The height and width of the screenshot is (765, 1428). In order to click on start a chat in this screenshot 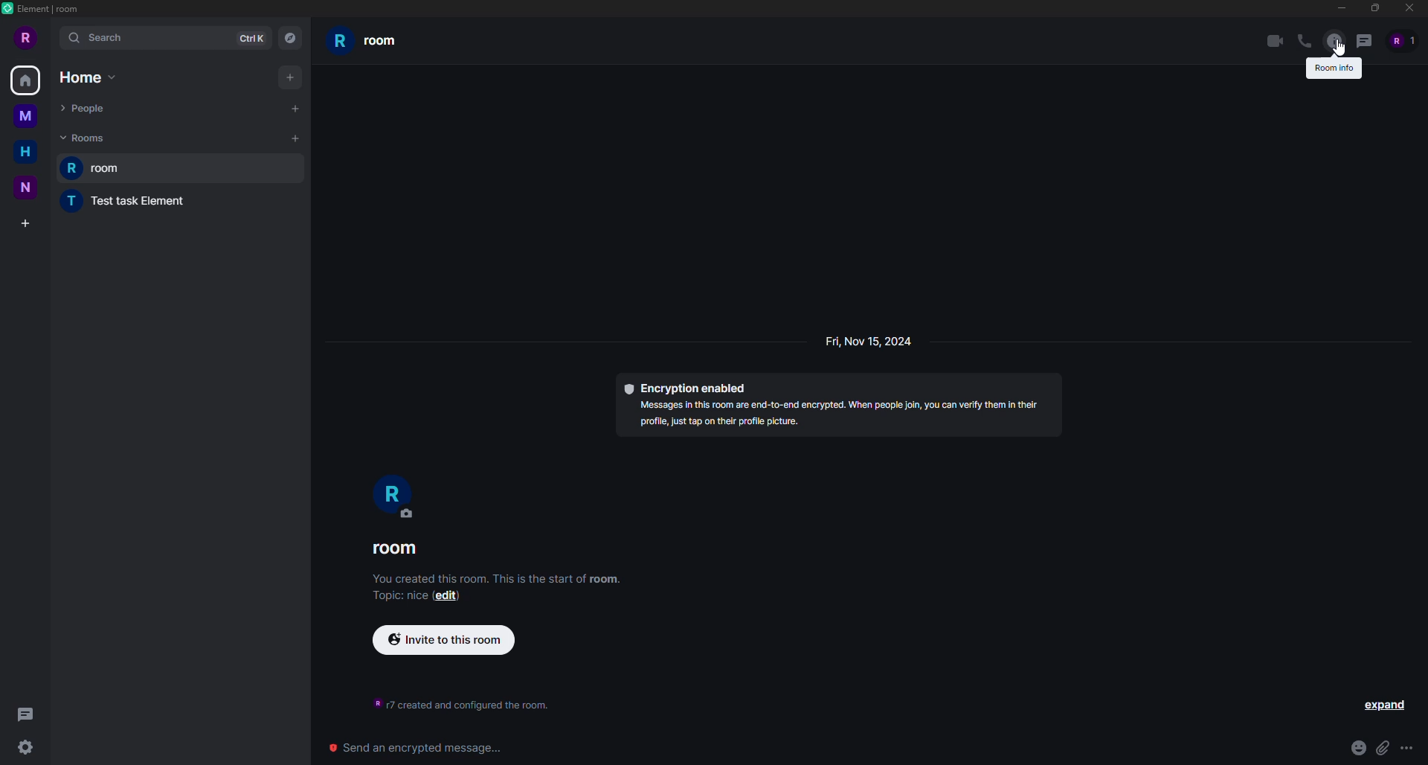, I will do `click(292, 109)`.